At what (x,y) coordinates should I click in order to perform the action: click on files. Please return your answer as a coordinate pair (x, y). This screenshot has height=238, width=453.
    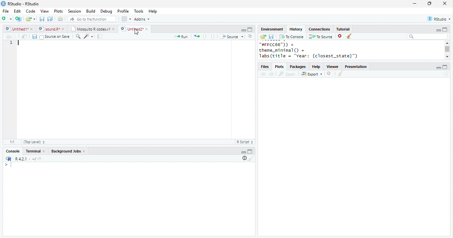
    Looking at the image, I should click on (265, 67).